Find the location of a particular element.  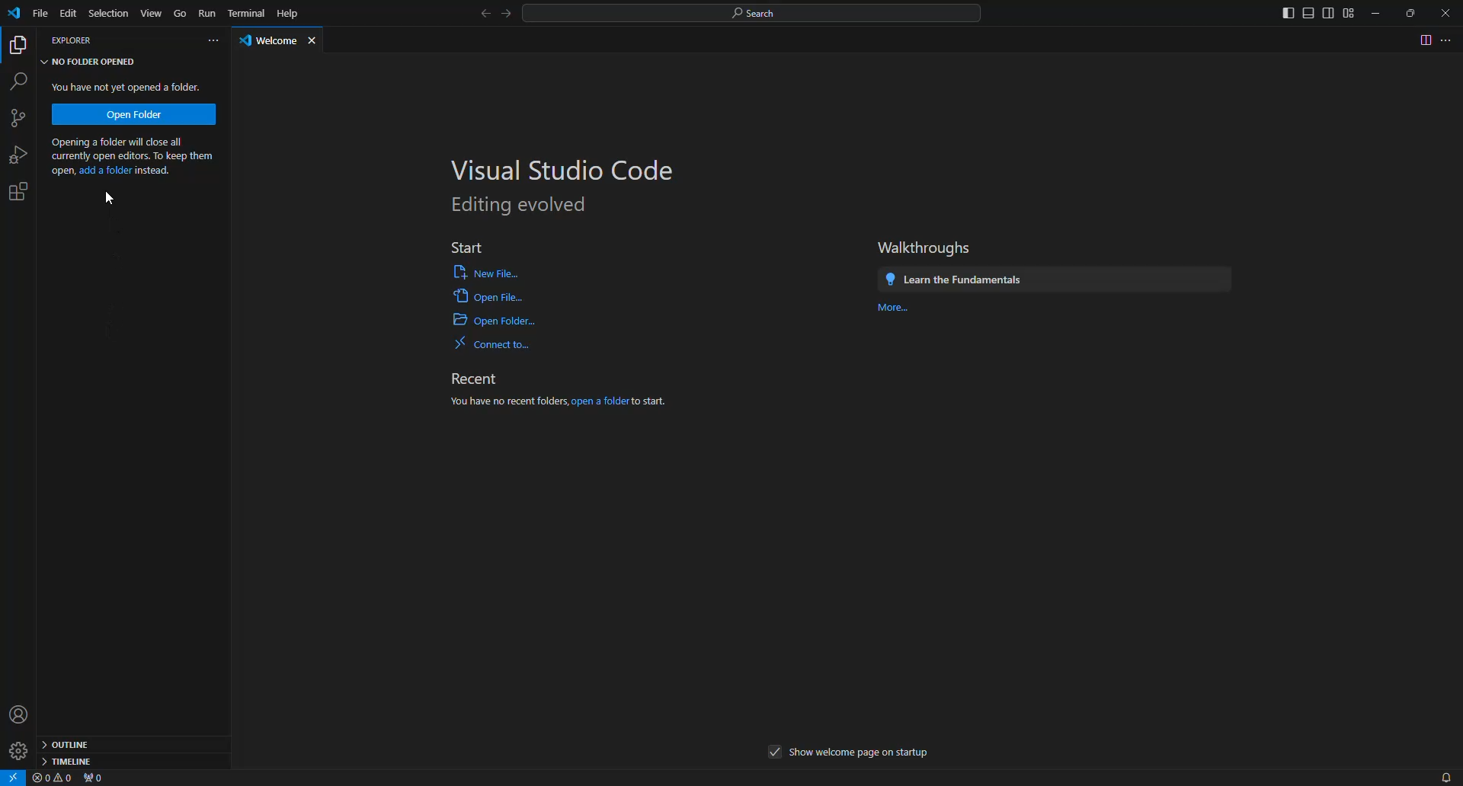

no folder opened is located at coordinates (91, 62).